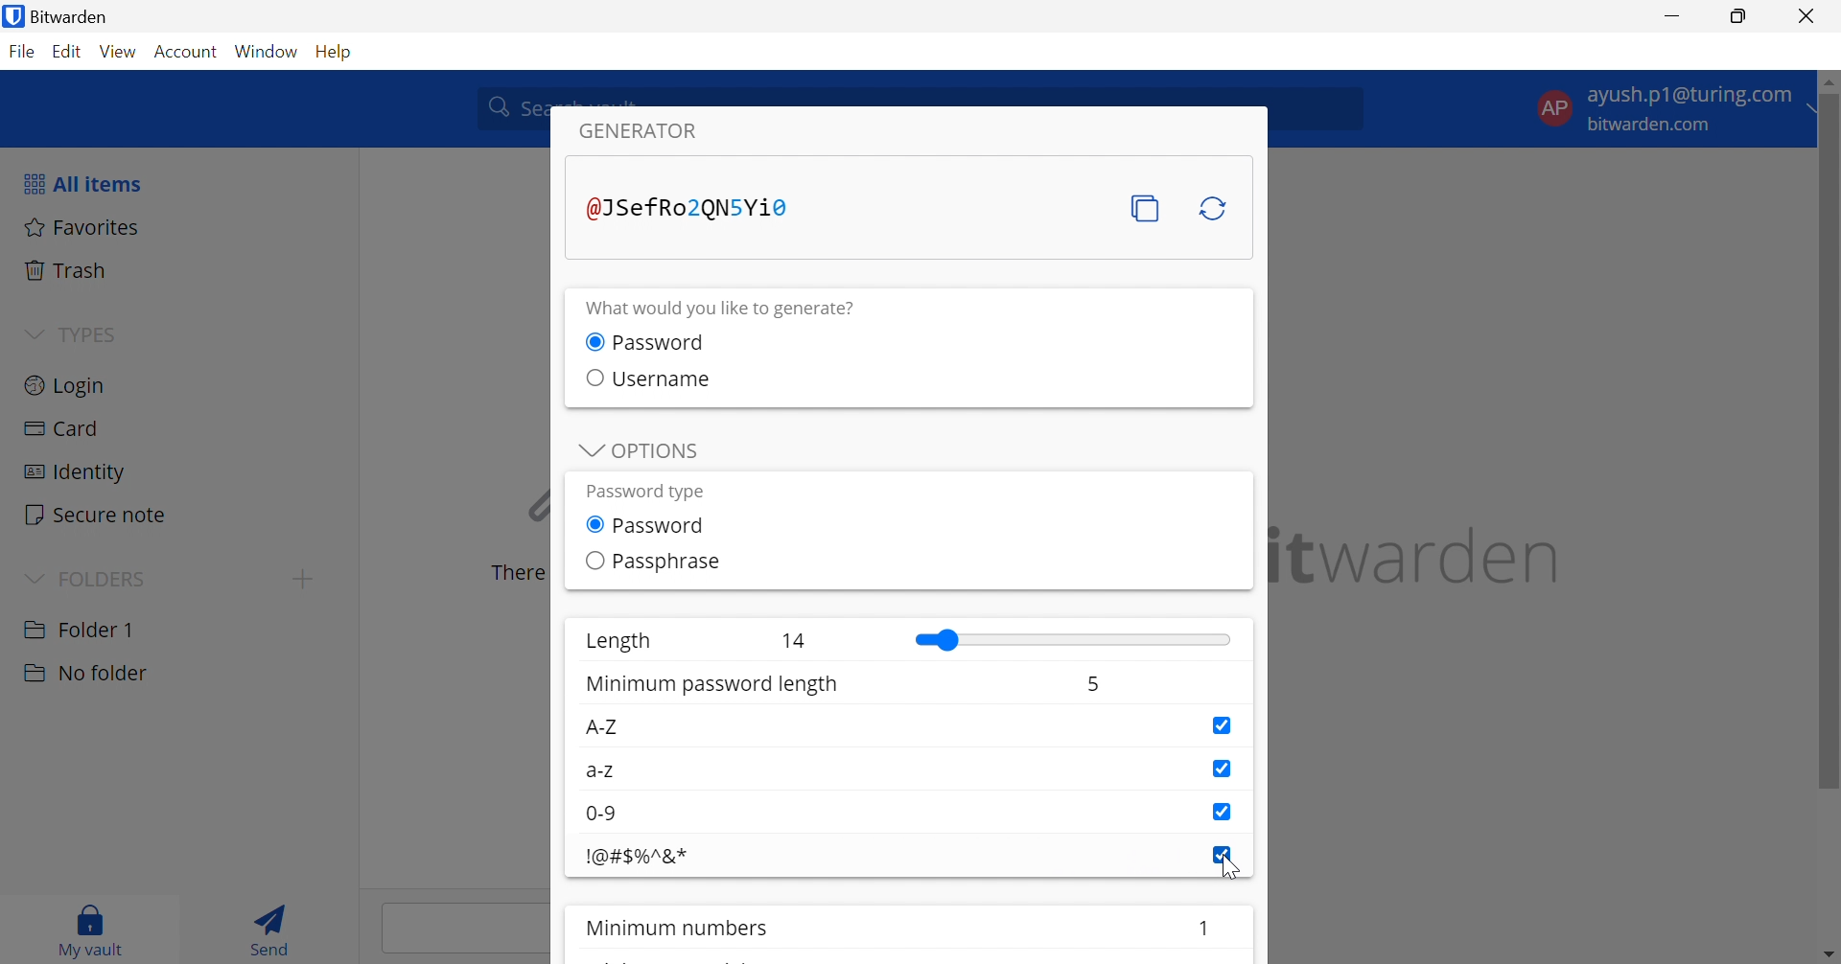 Image resolution: width=1841 pixels, height=964 pixels. Describe the element at coordinates (66, 388) in the screenshot. I see `Login` at that location.